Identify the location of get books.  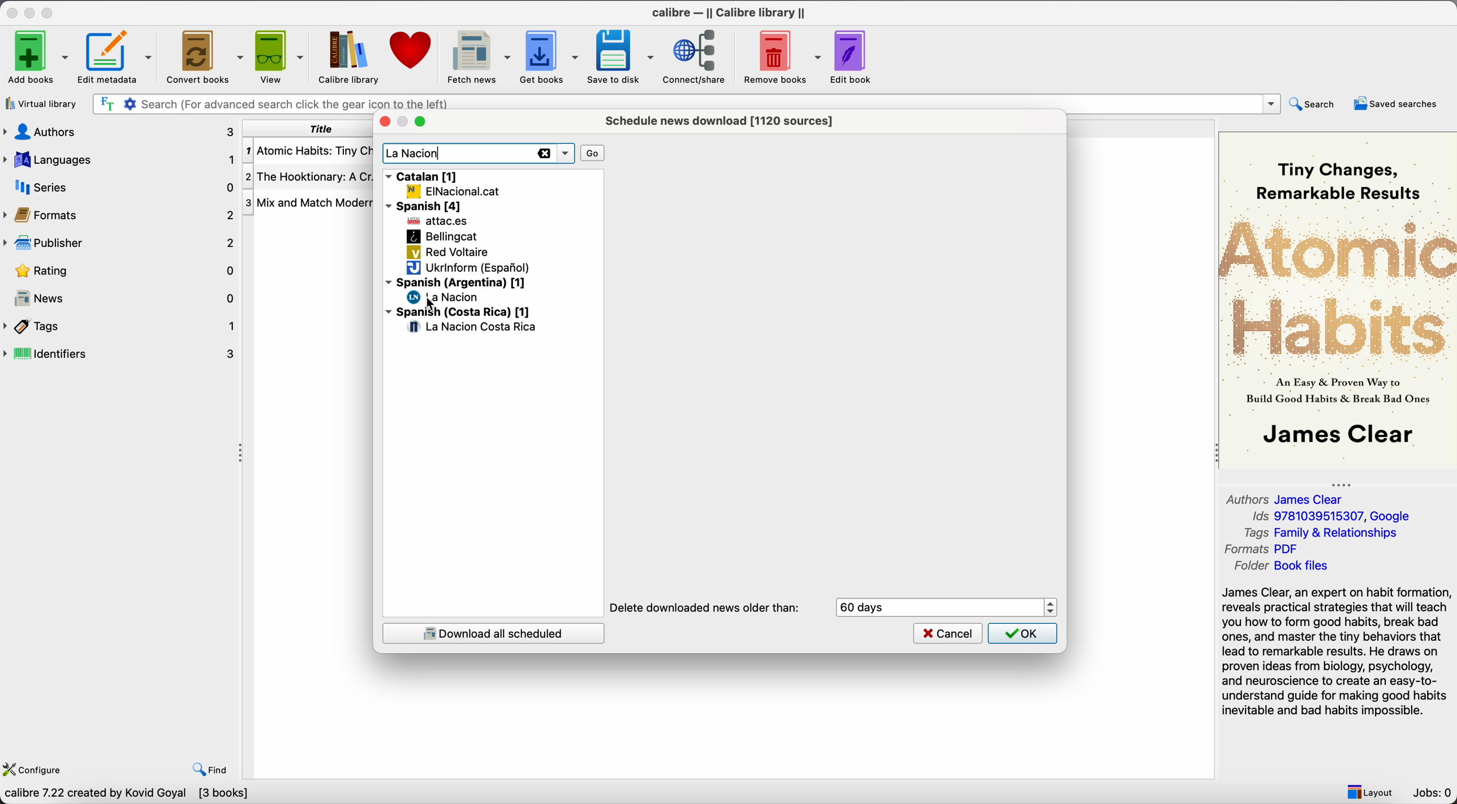
(549, 57).